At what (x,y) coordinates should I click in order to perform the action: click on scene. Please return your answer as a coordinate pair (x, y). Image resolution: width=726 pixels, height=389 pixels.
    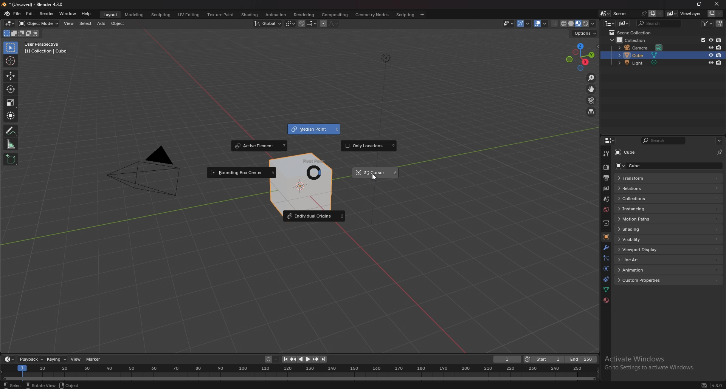
    Looking at the image, I should click on (606, 199).